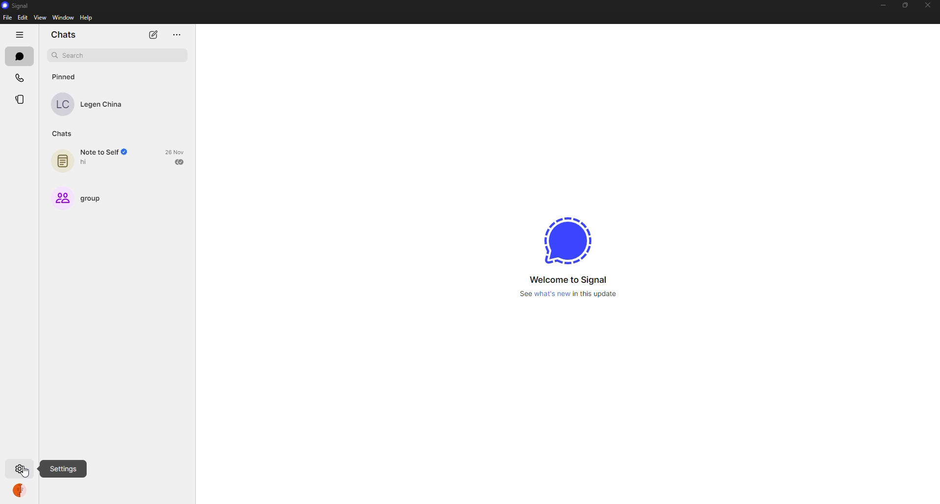  What do you see at coordinates (569, 294) in the screenshot?
I see `See what's new in this updates` at bounding box center [569, 294].